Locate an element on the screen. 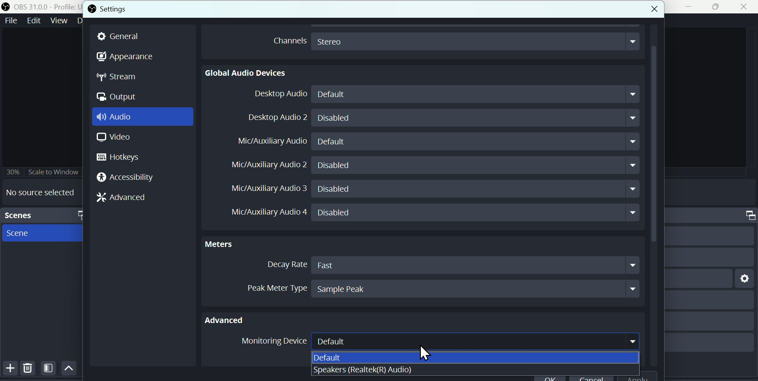 The image size is (758, 381). Cursor is located at coordinates (426, 353).